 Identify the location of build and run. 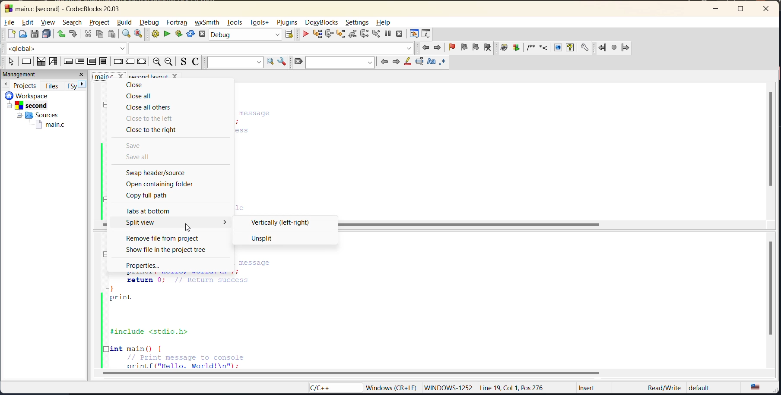
(179, 34).